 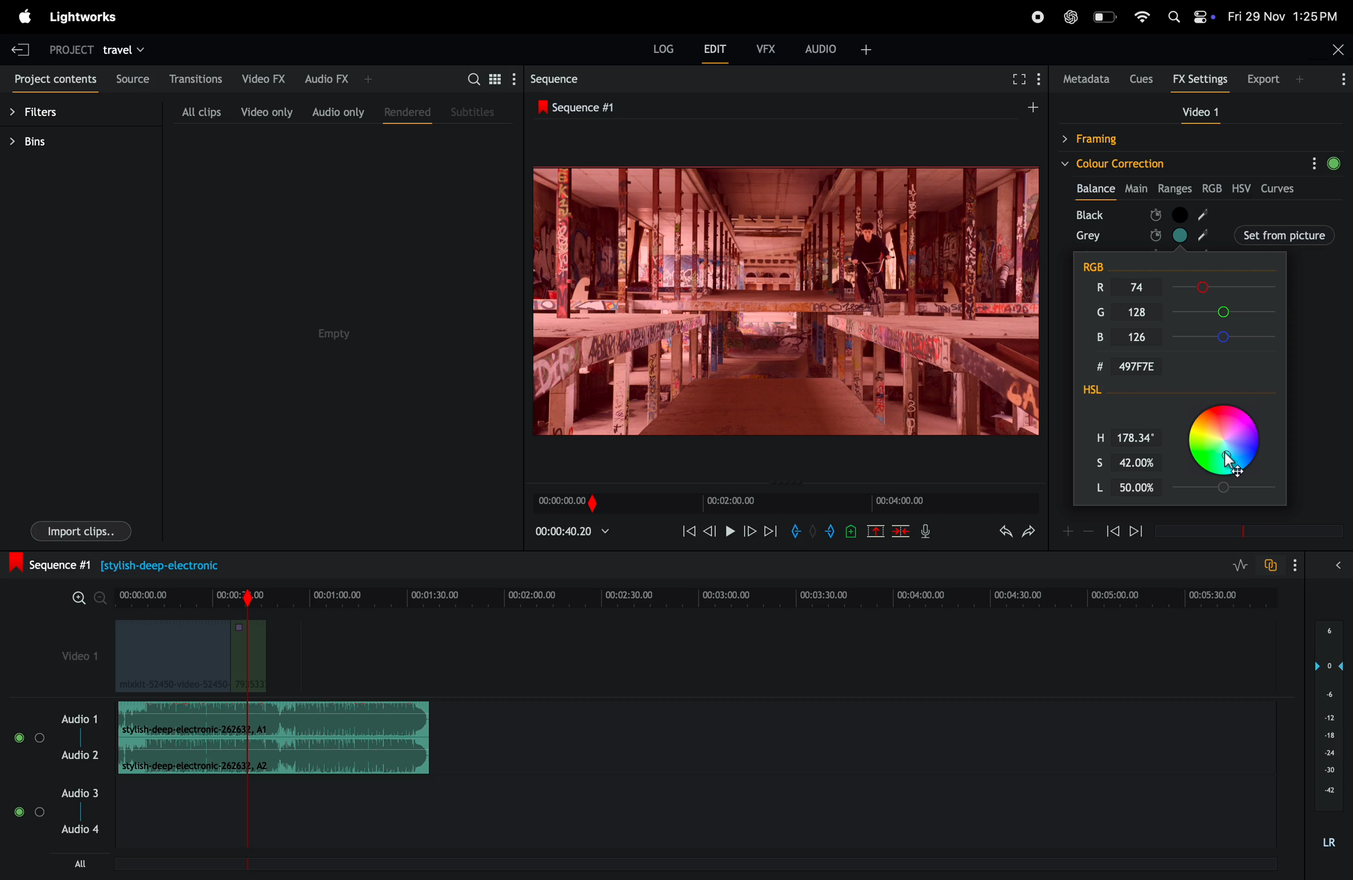 What do you see at coordinates (133, 78) in the screenshot?
I see `source` at bounding box center [133, 78].